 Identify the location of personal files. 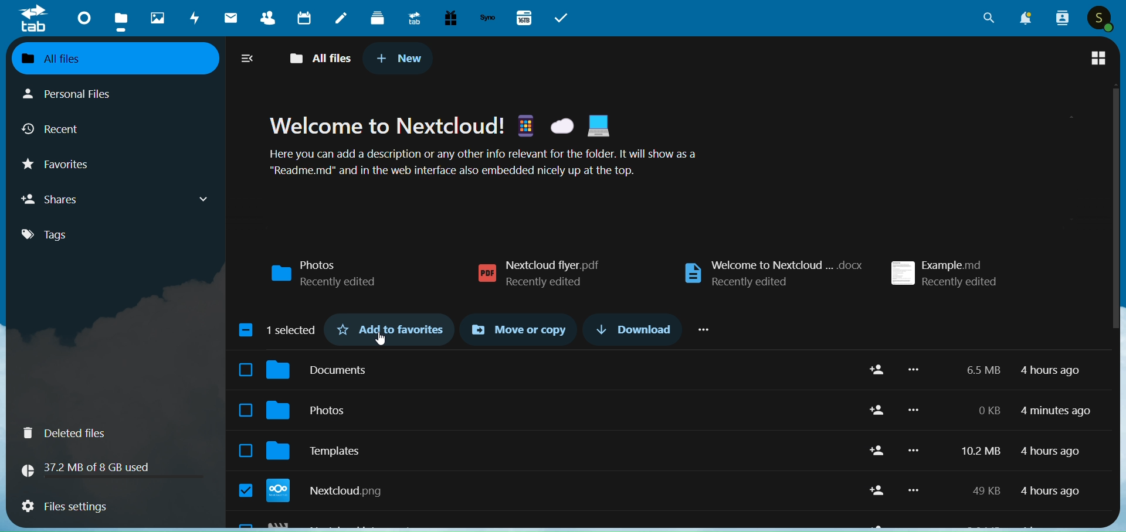
(80, 96).